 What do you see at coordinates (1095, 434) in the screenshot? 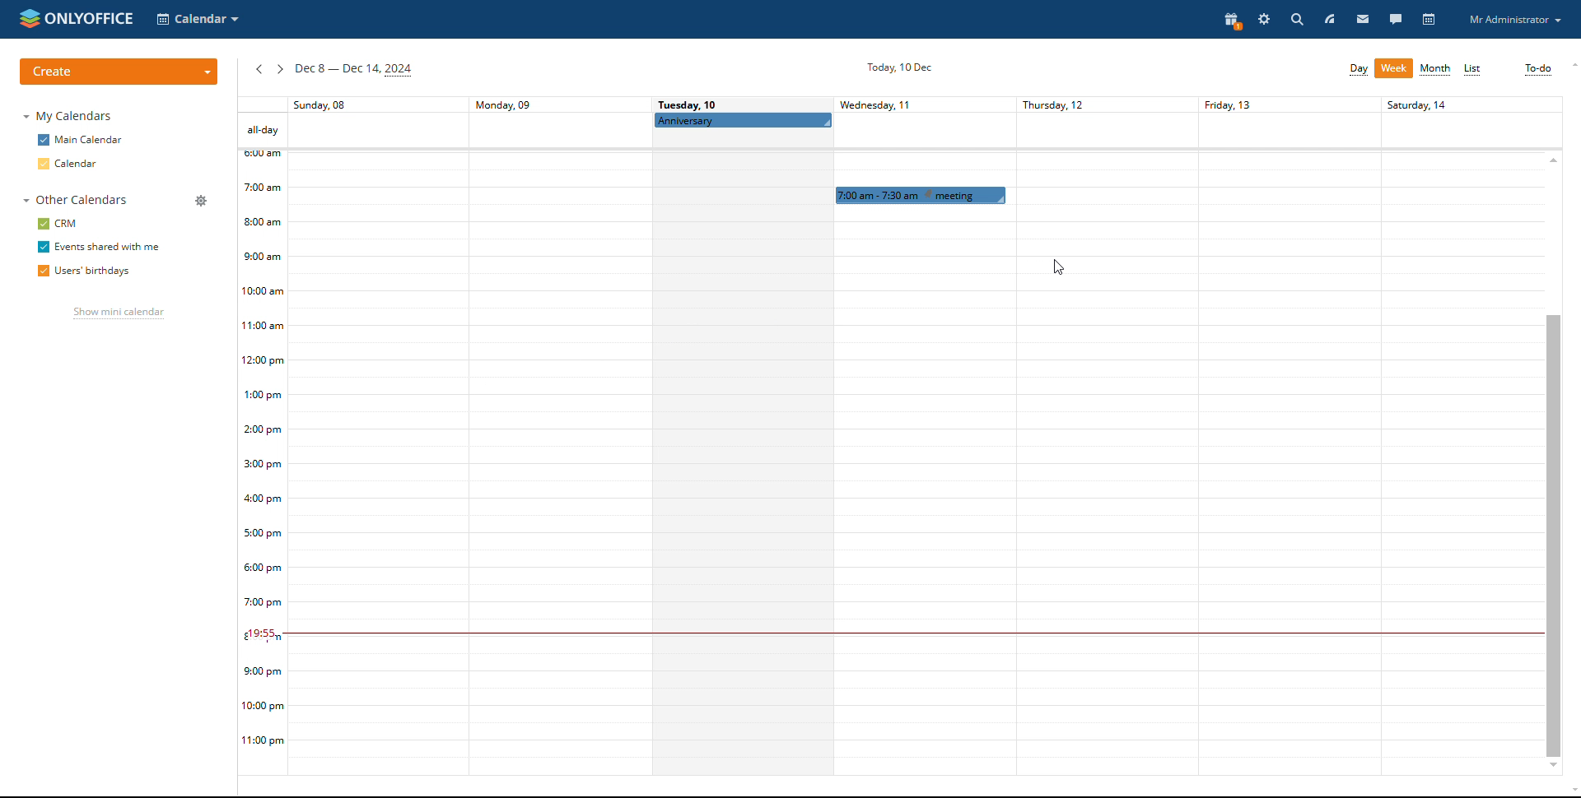
I see `thursday` at bounding box center [1095, 434].